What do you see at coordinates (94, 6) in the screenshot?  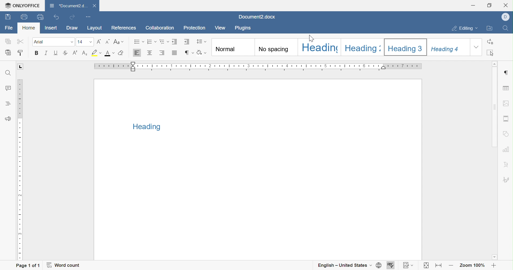 I see `Close` at bounding box center [94, 6].